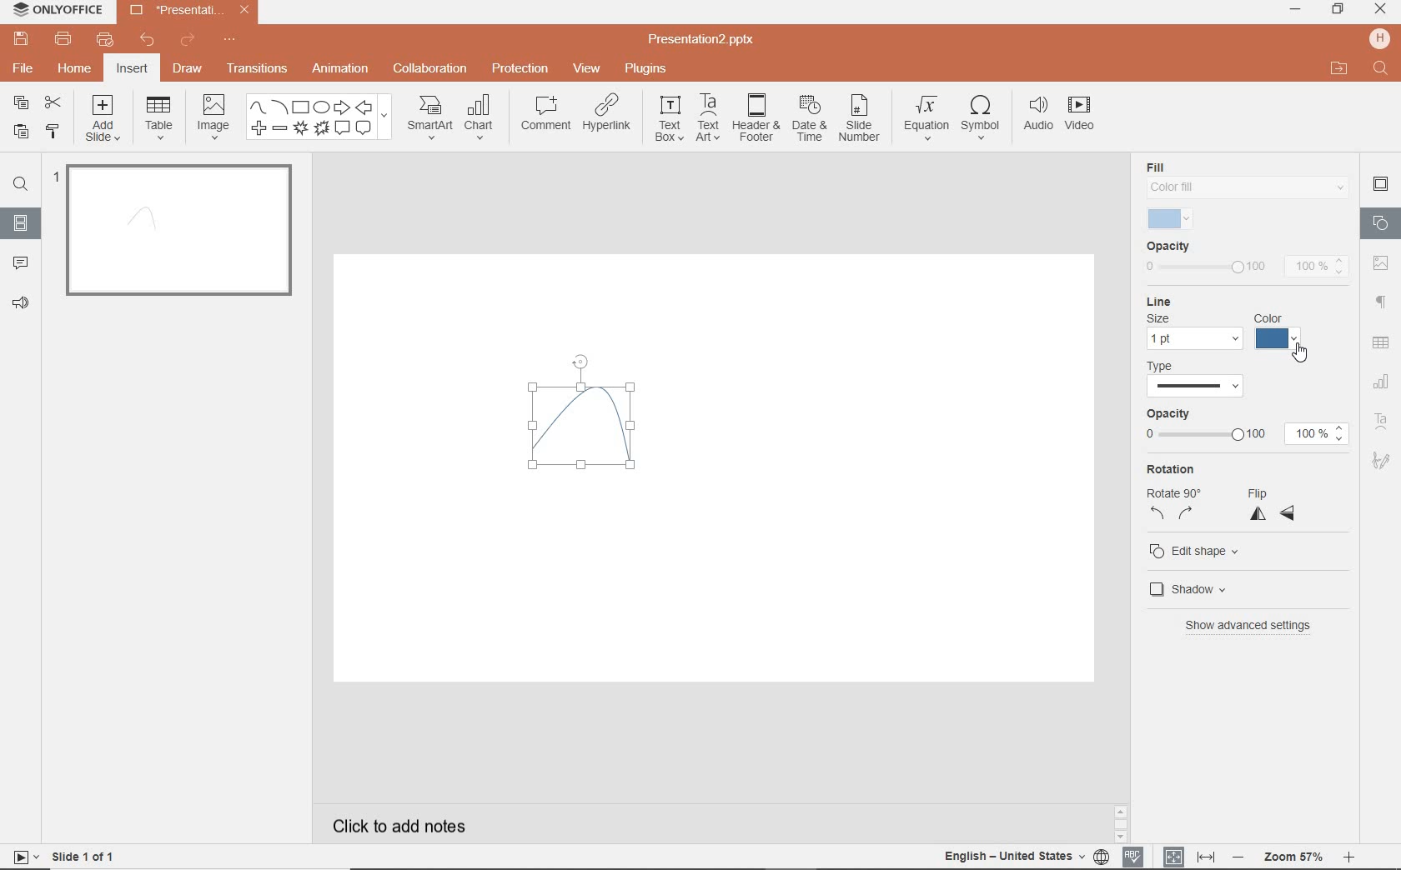  I want to click on ZOOM, so click(1302, 857).